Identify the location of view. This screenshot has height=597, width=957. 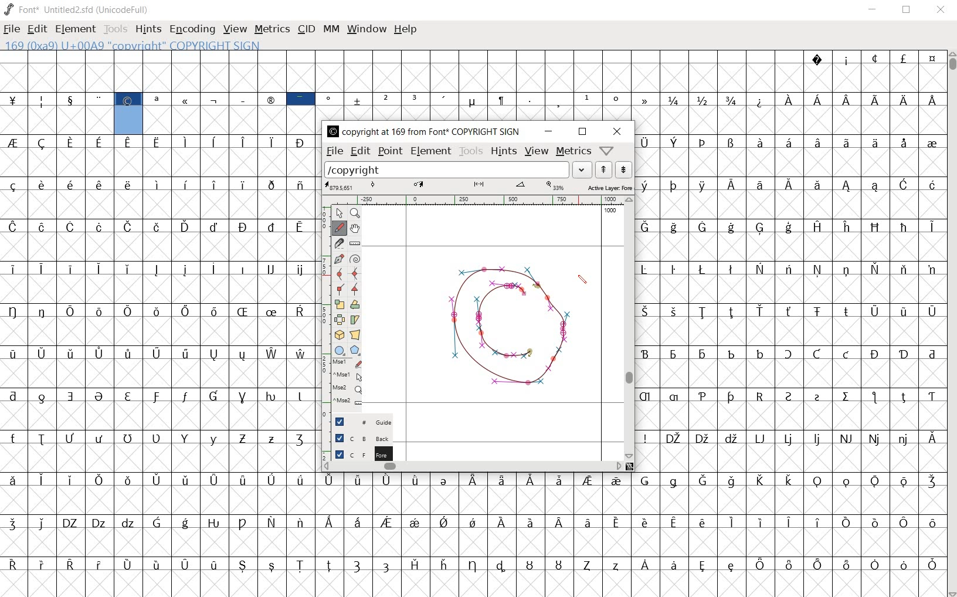
(235, 30).